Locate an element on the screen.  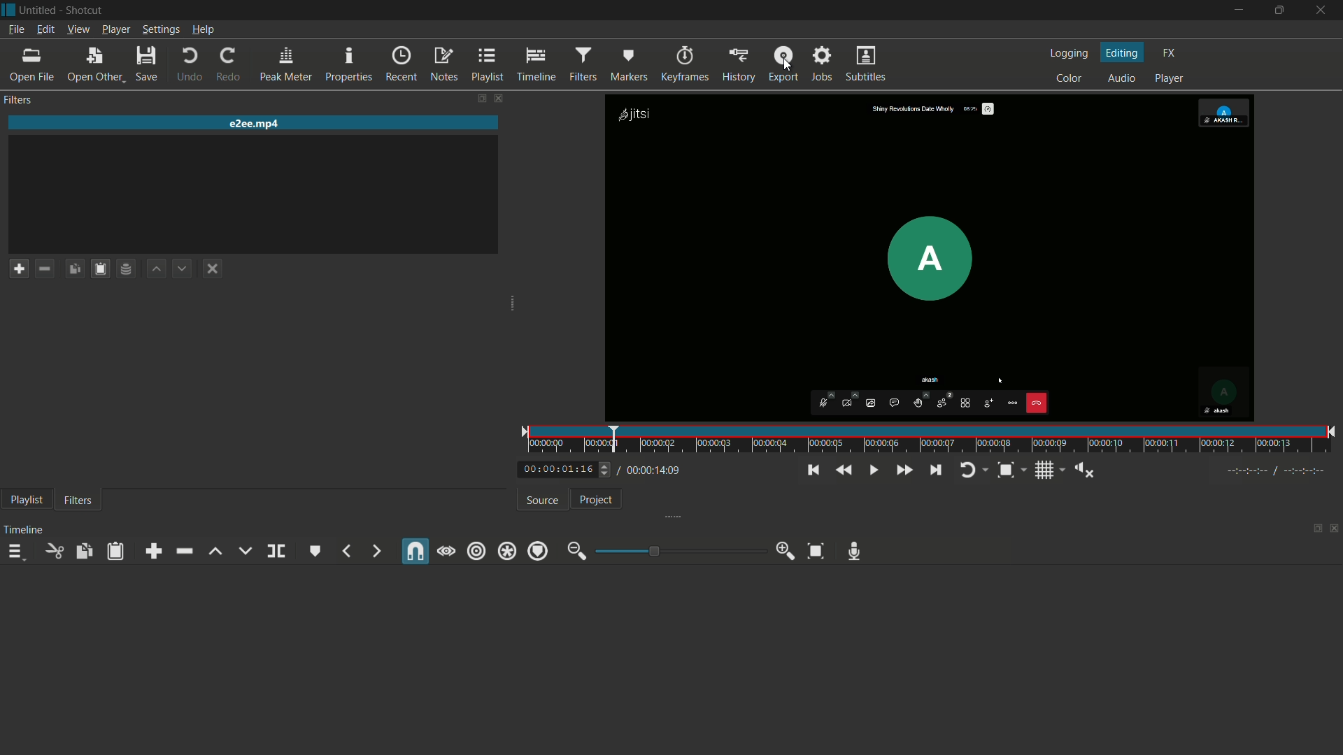
time is located at coordinates (933, 440).